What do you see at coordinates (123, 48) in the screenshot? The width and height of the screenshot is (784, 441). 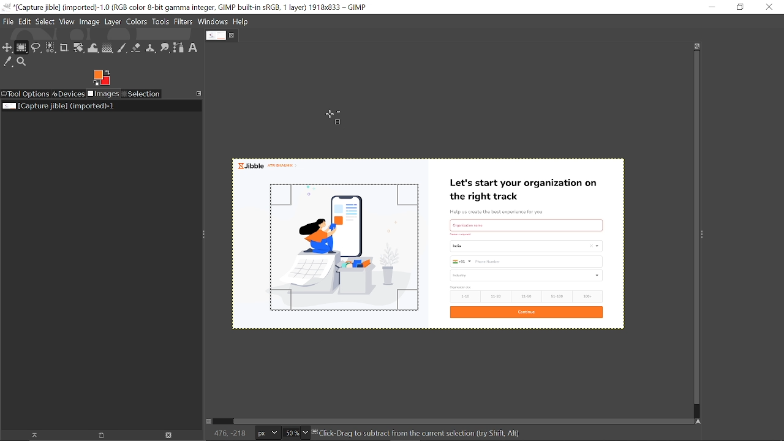 I see `Paintbrush tool` at bounding box center [123, 48].